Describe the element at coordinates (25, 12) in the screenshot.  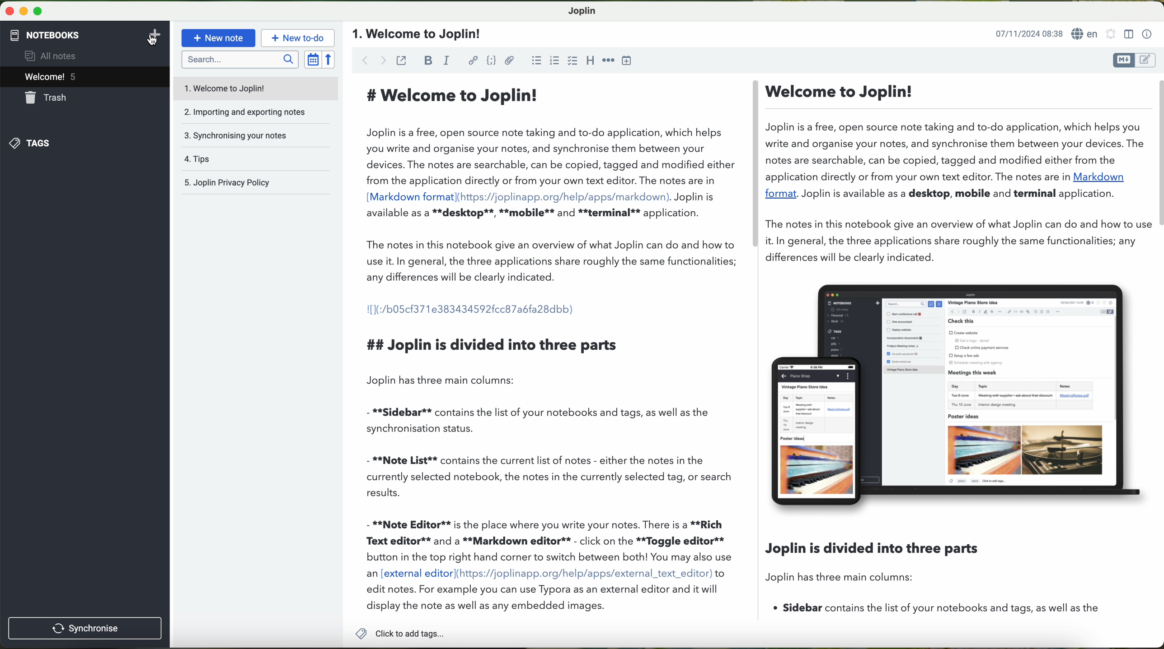
I see `minimize` at that location.